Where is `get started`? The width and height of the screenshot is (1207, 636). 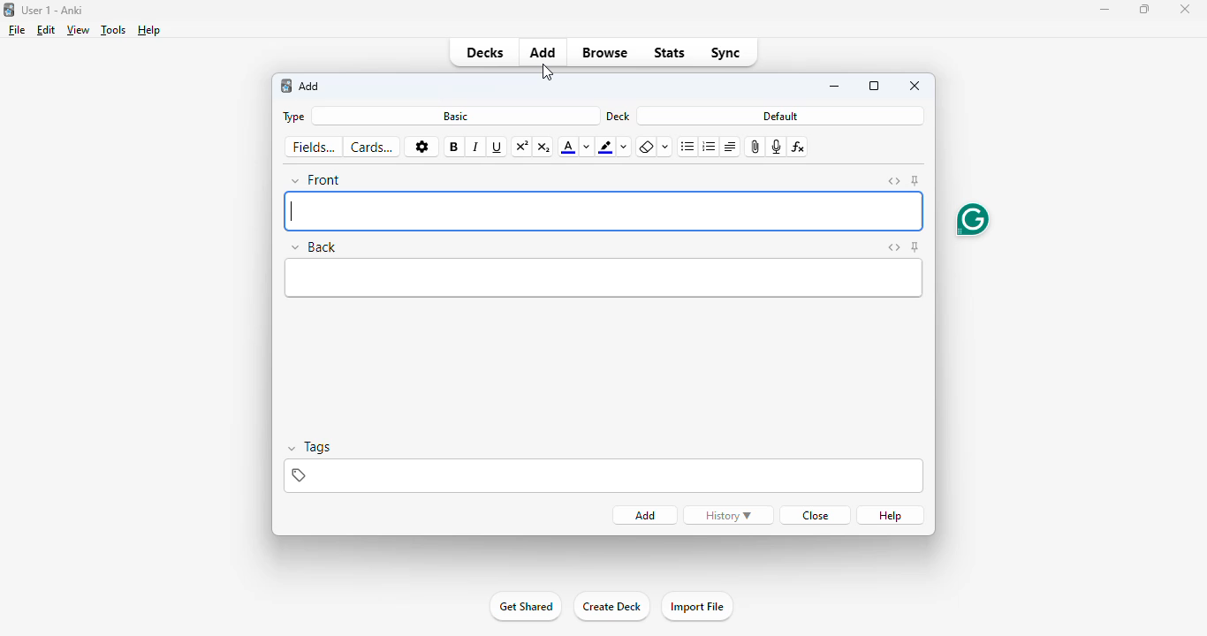
get started is located at coordinates (526, 606).